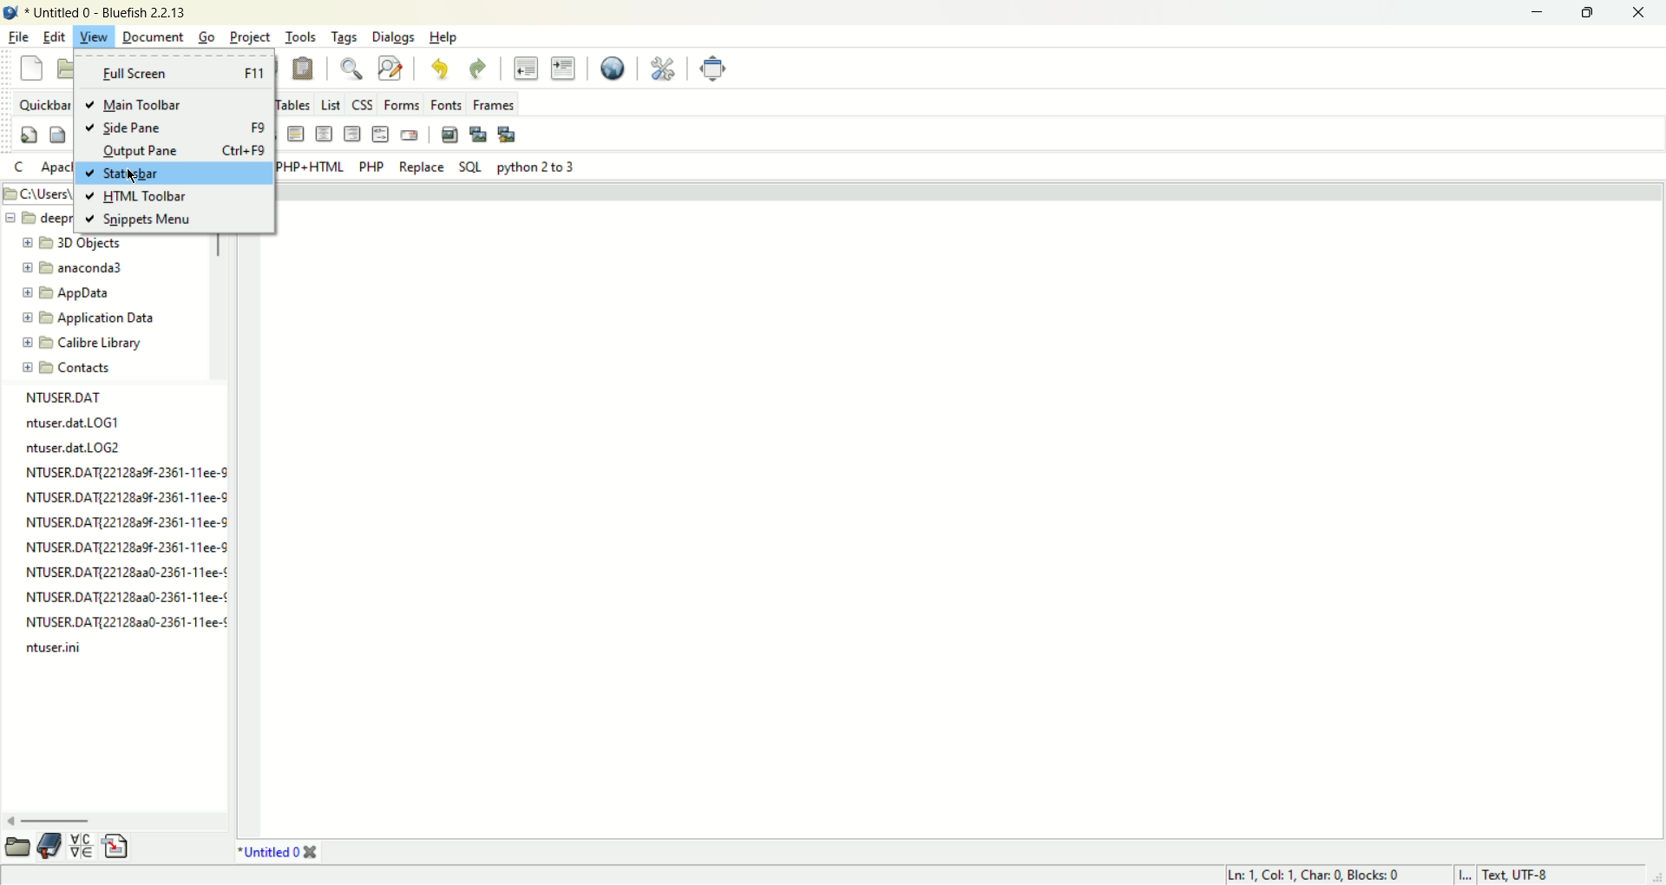  Describe the element at coordinates (152, 36) in the screenshot. I see `document` at that location.